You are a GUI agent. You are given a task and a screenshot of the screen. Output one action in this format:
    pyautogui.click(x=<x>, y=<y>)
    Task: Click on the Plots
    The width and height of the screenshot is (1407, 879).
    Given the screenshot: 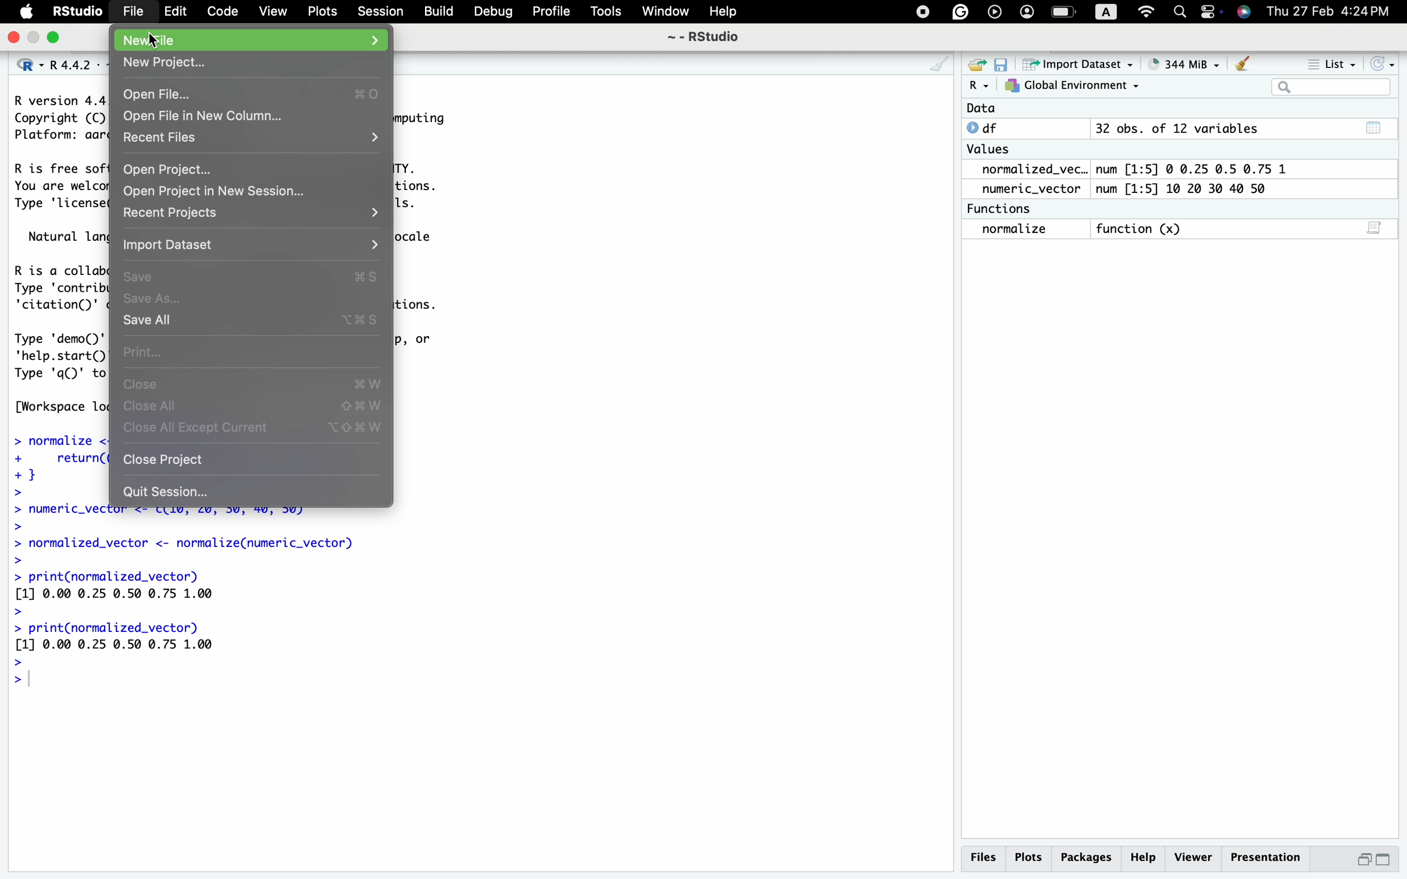 What is the action you would take?
    pyautogui.click(x=322, y=13)
    